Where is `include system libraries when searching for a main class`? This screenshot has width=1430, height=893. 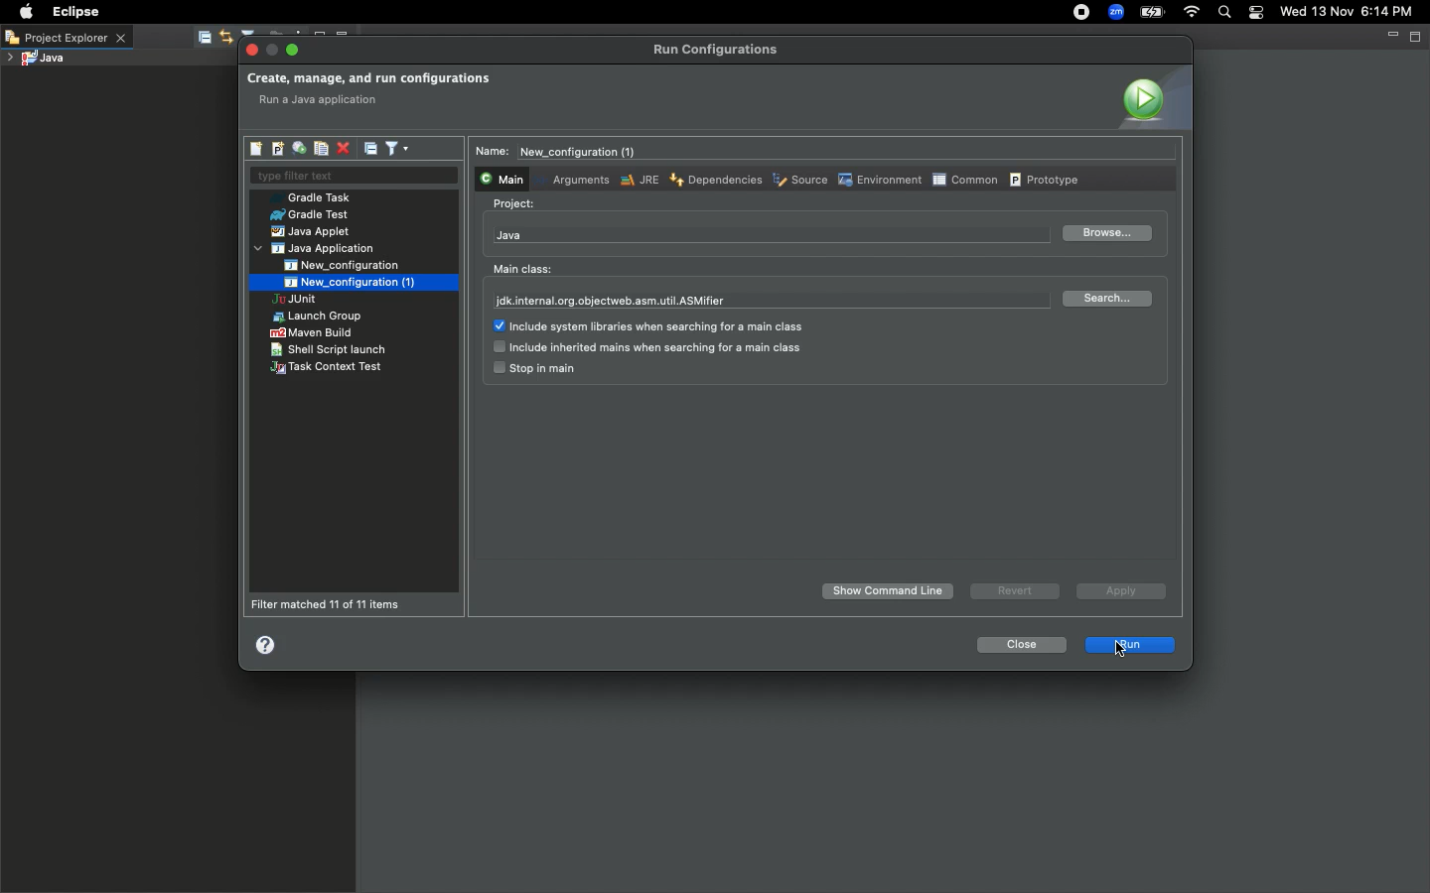
include system libraries when searching for a main class is located at coordinates (655, 327).